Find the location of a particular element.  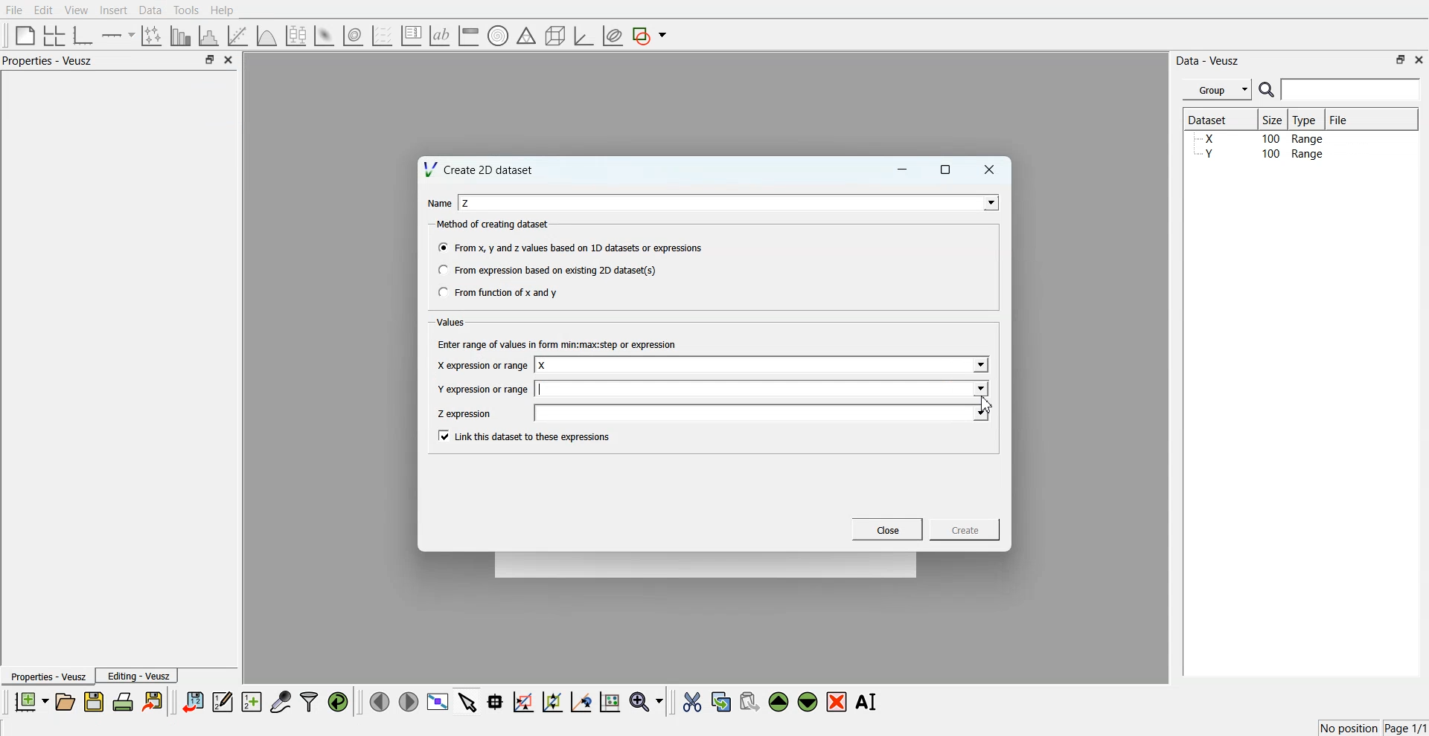

Minimize is located at coordinates (902, 170).